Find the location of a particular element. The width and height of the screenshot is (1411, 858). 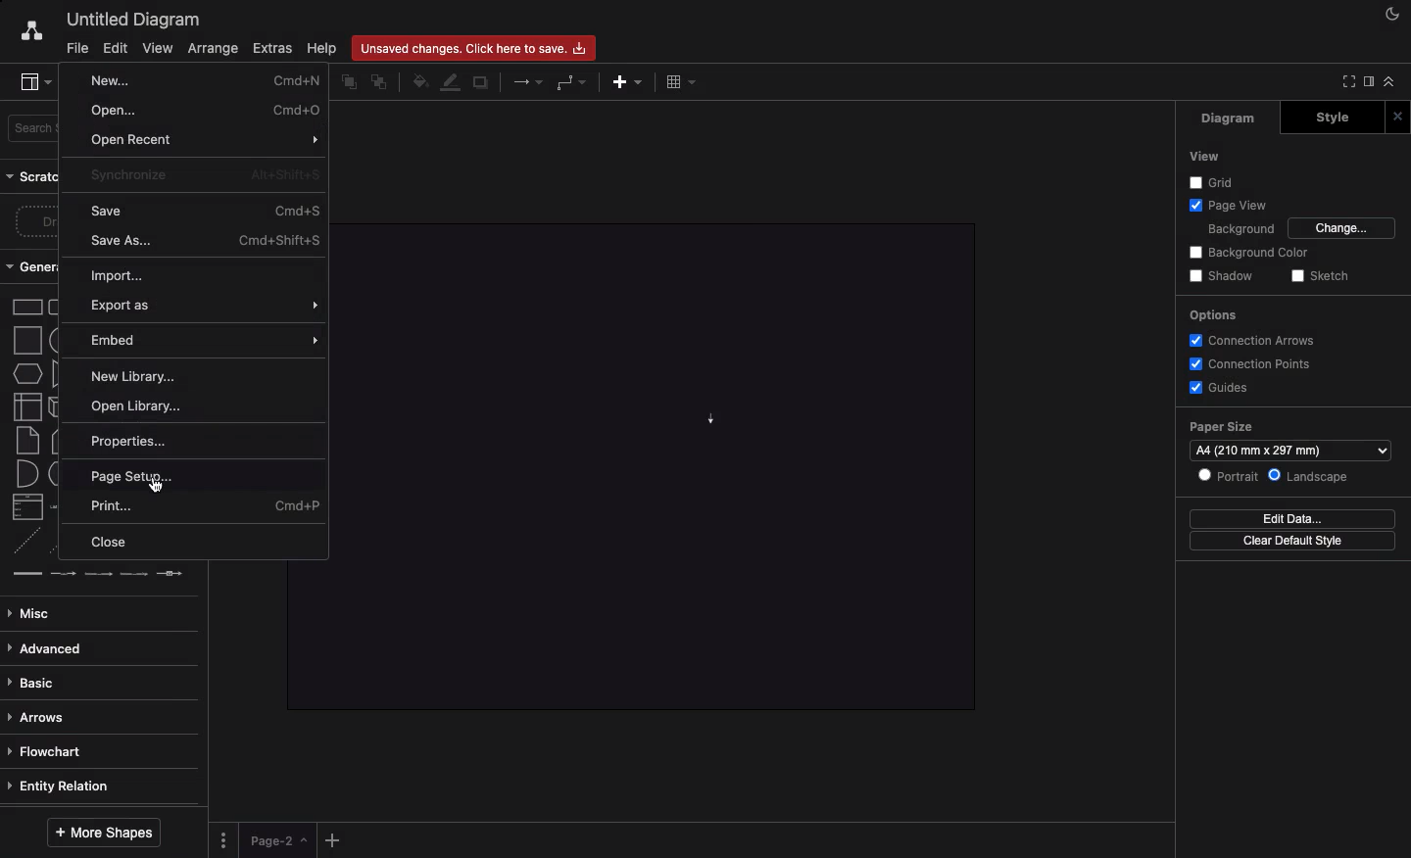

Entity relation is located at coordinates (68, 786).